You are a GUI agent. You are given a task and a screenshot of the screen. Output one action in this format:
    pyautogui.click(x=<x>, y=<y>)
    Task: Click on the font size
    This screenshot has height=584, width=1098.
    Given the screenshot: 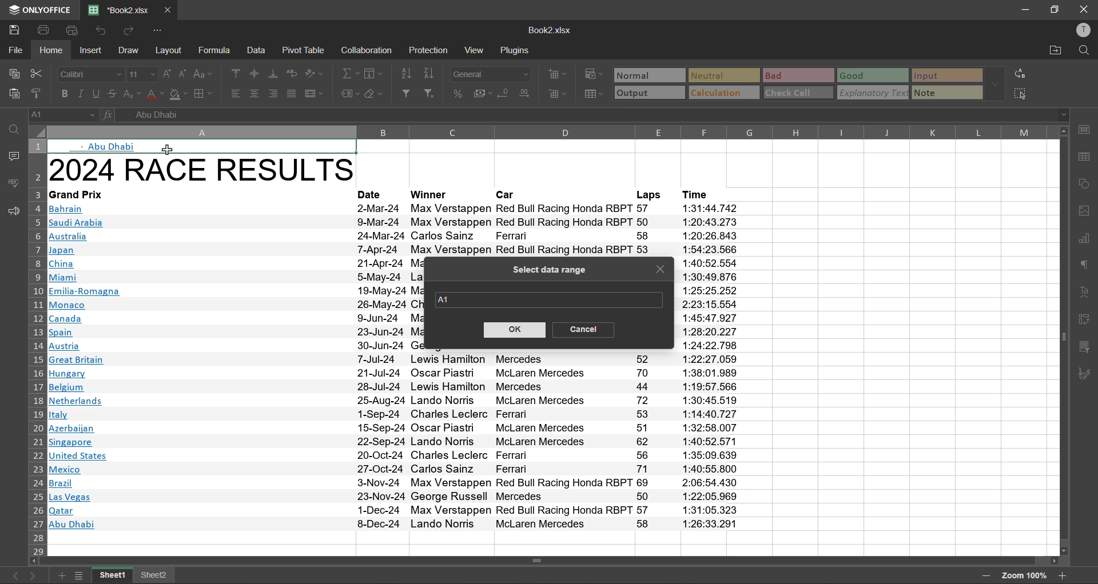 What is the action you would take?
    pyautogui.click(x=144, y=73)
    